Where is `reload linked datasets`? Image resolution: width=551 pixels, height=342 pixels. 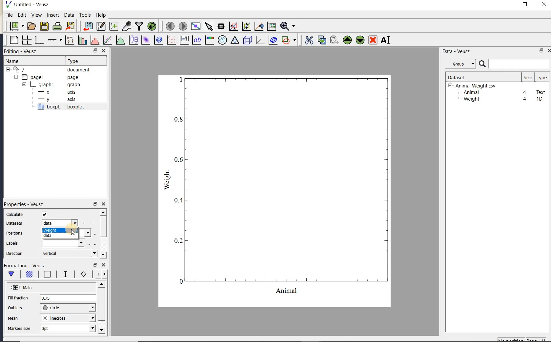
reload linked datasets is located at coordinates (152, 26).